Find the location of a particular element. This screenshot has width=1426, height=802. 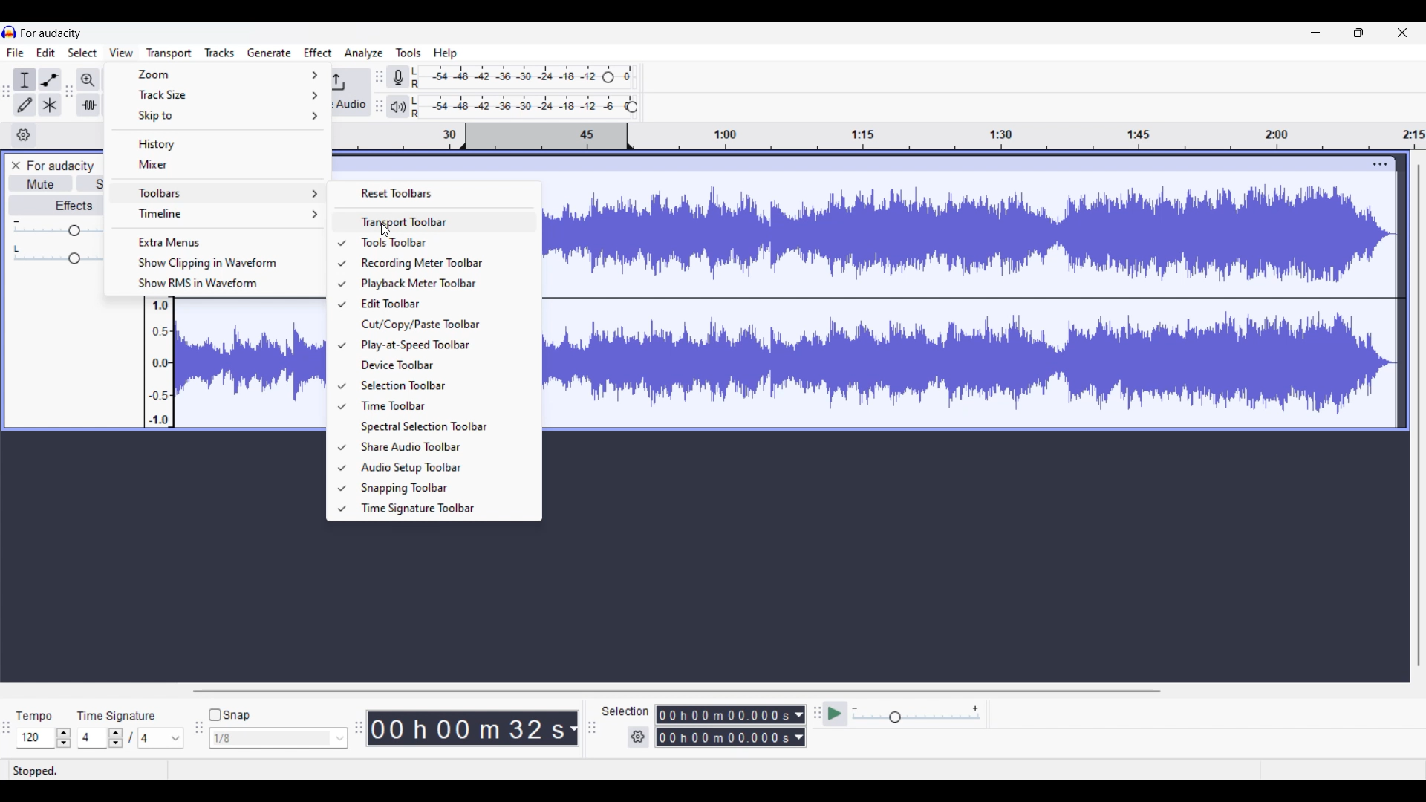

Zoom options is located at coordinates (218, 74).